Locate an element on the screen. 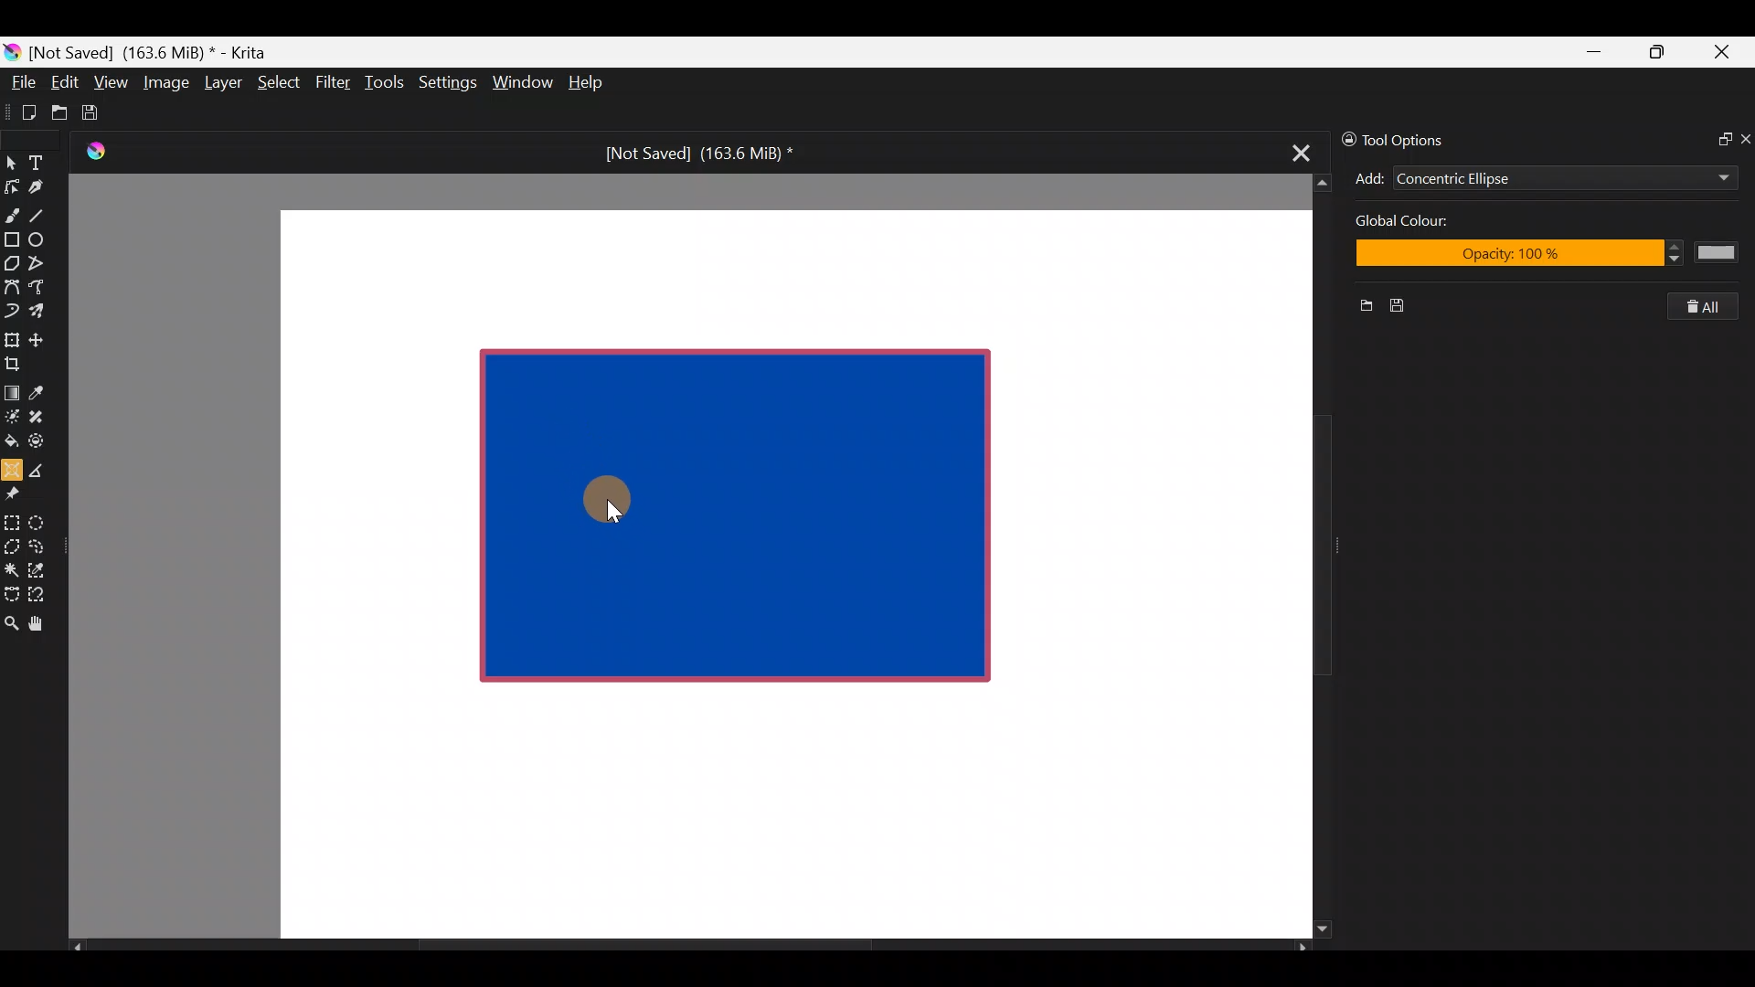  Image is located at coordinates (165, 82).